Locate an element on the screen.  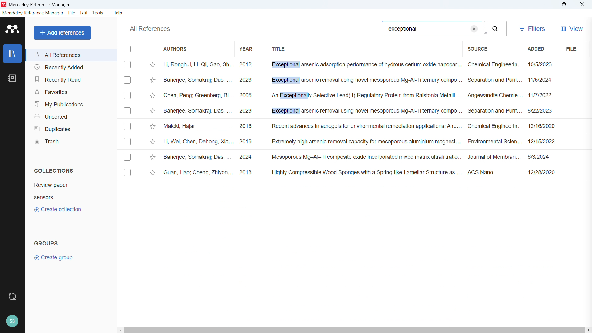
Authors of individual entries  is located at coordinates (199, 119).